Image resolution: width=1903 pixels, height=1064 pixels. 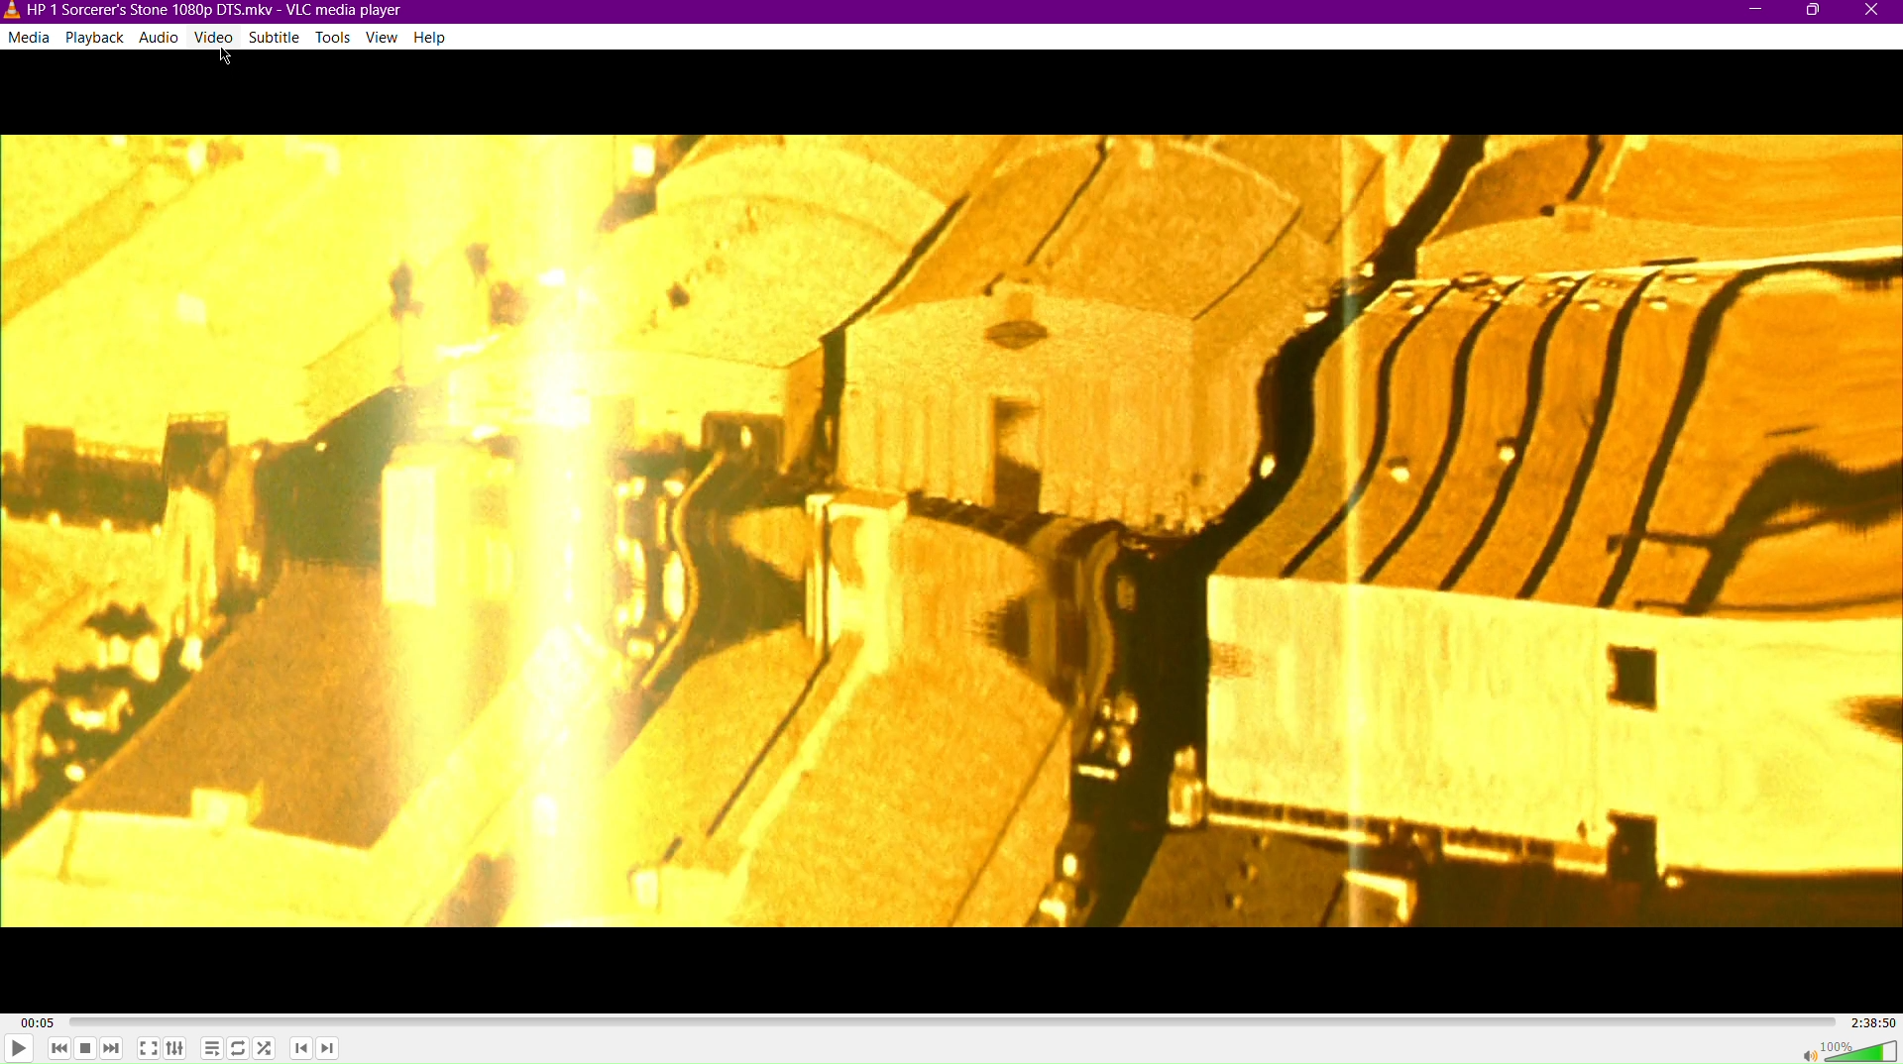 What do you see at coordinates (277, 38) in the screenshot?
I see `Subtitle` at bounding box center [277, 38].